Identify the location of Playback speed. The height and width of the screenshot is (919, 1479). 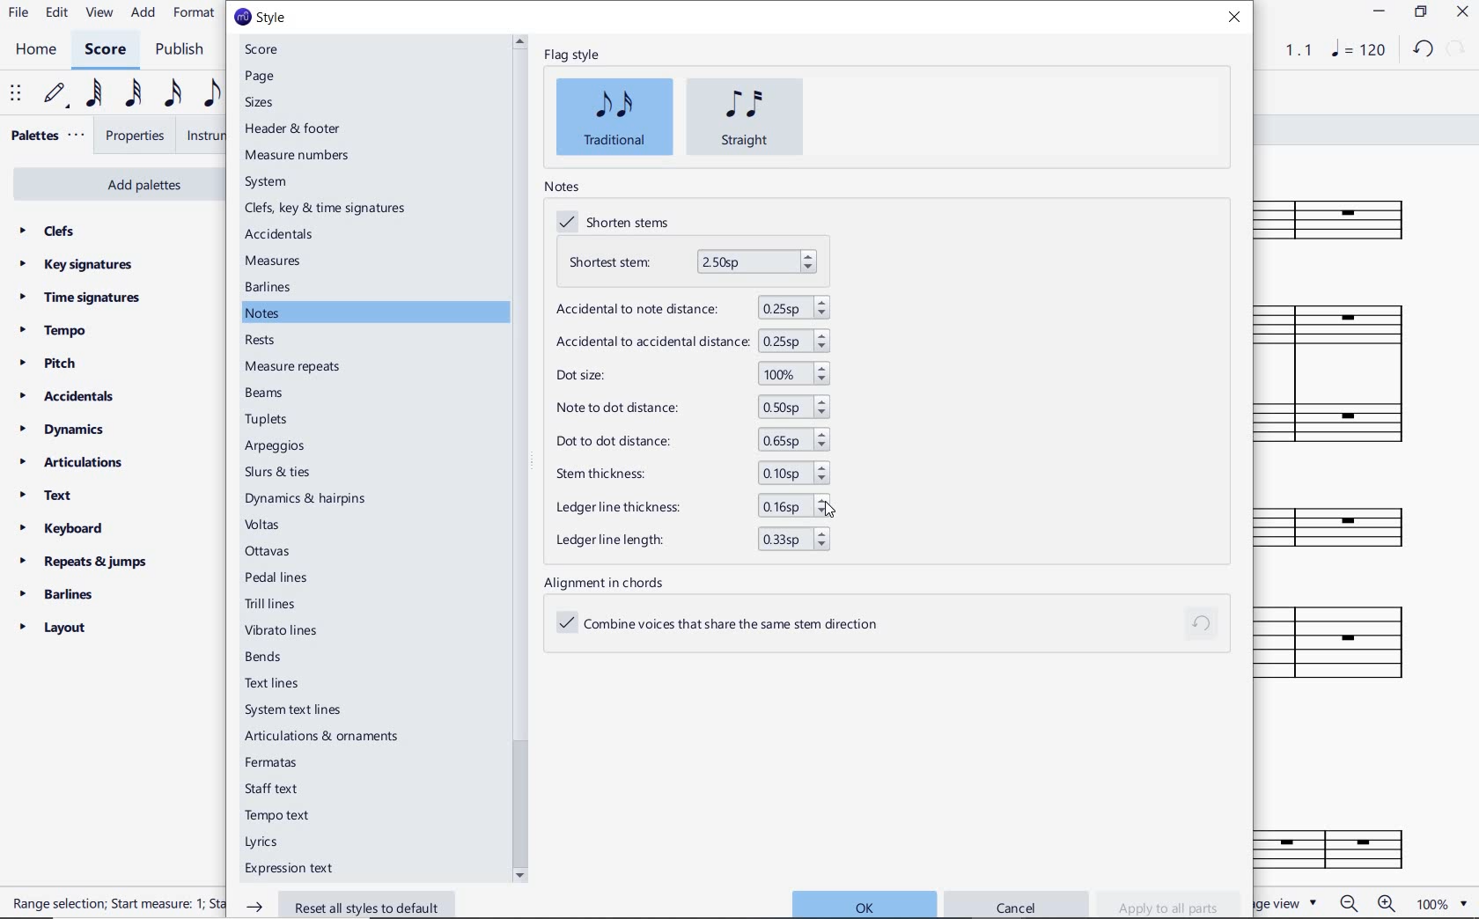
(1300, 50).